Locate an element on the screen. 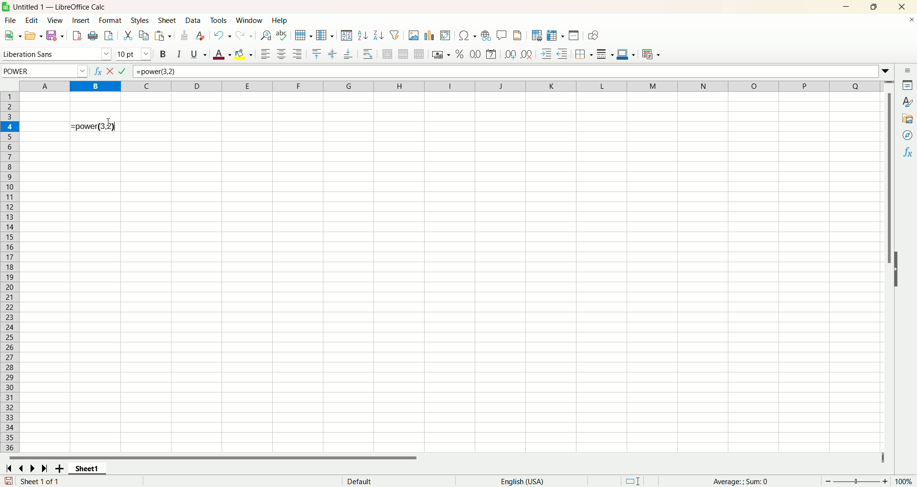 The height and width of the screenshot is (487, 917). increase indent is located at coordinates (548, 54).